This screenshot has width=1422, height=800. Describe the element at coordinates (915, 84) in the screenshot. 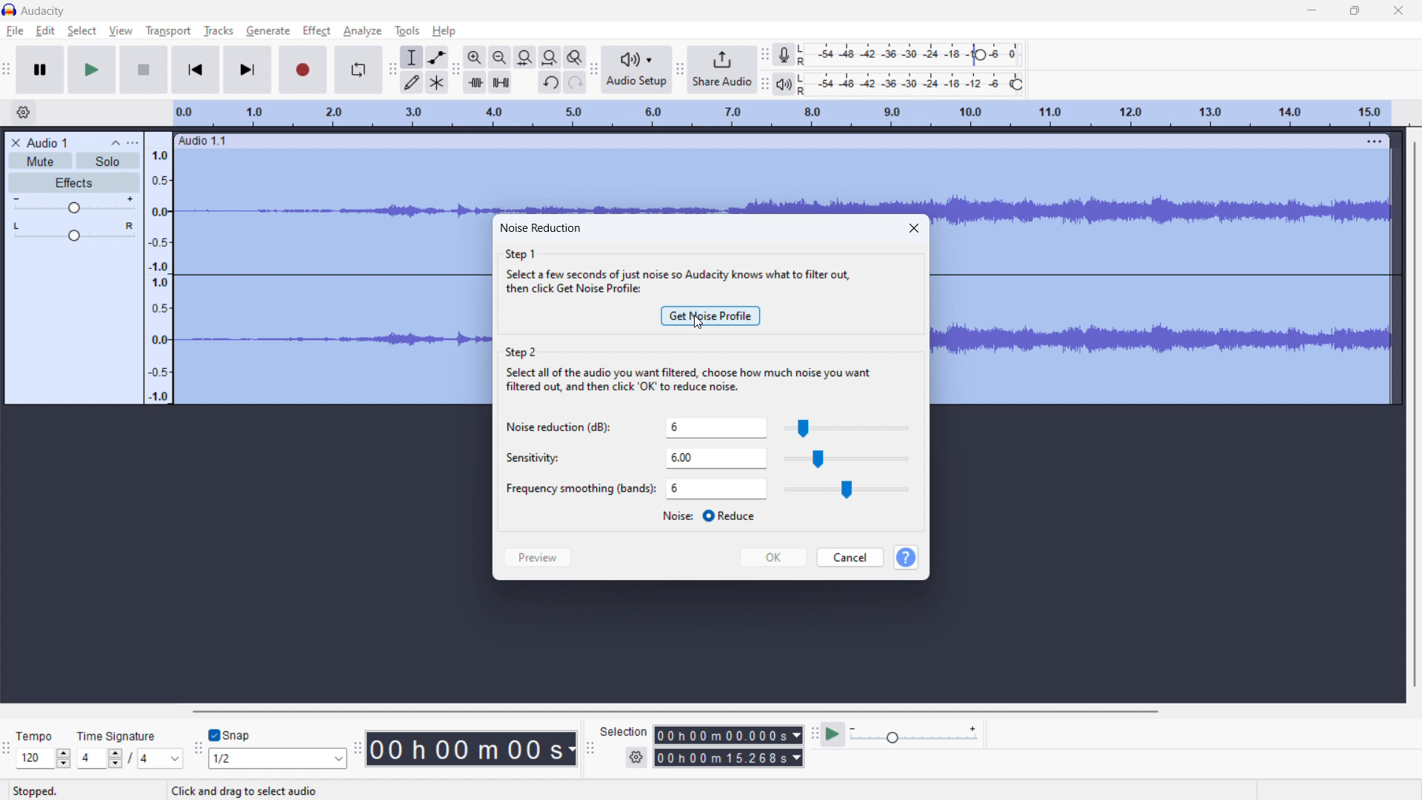

I see `playback meter` at that location.